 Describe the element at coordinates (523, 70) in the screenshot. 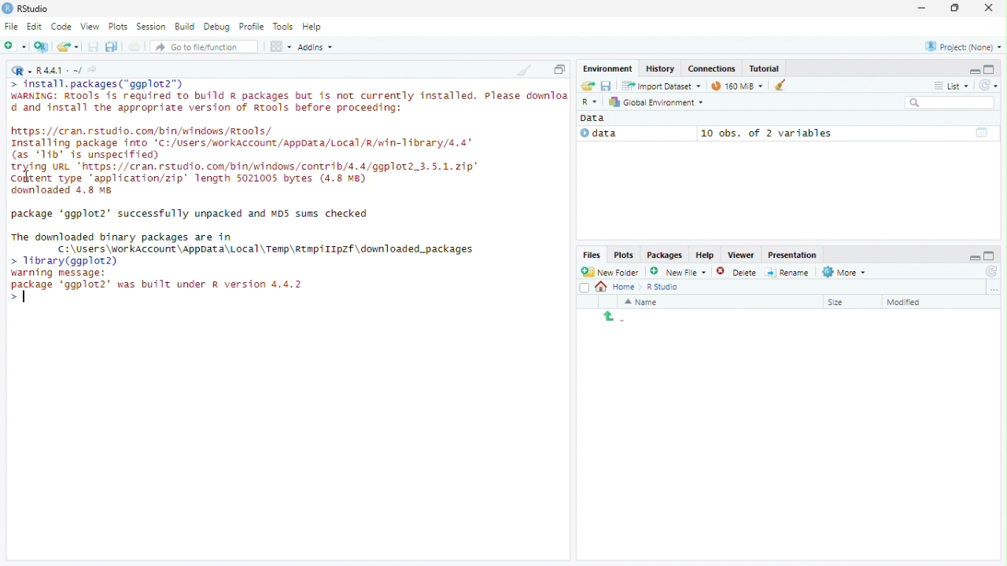

I see `Clear console` at that location.